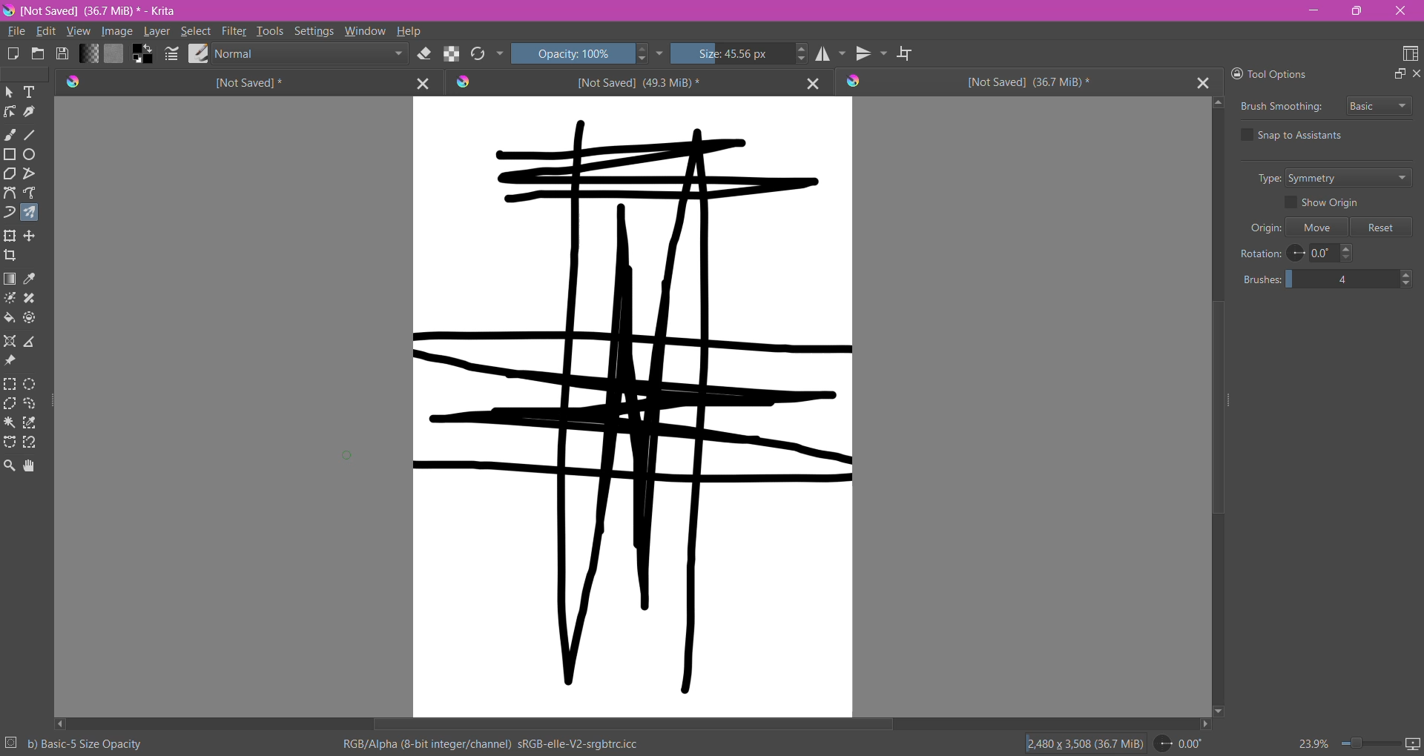 This screenshot has width=1424, height=756. Describe the element at coordinates (31, 192) in the screenshot. I see `Freehand Path Tool` at that location.